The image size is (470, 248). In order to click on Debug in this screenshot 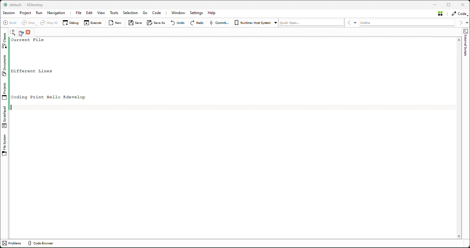, I will do `click(71, 23)`.